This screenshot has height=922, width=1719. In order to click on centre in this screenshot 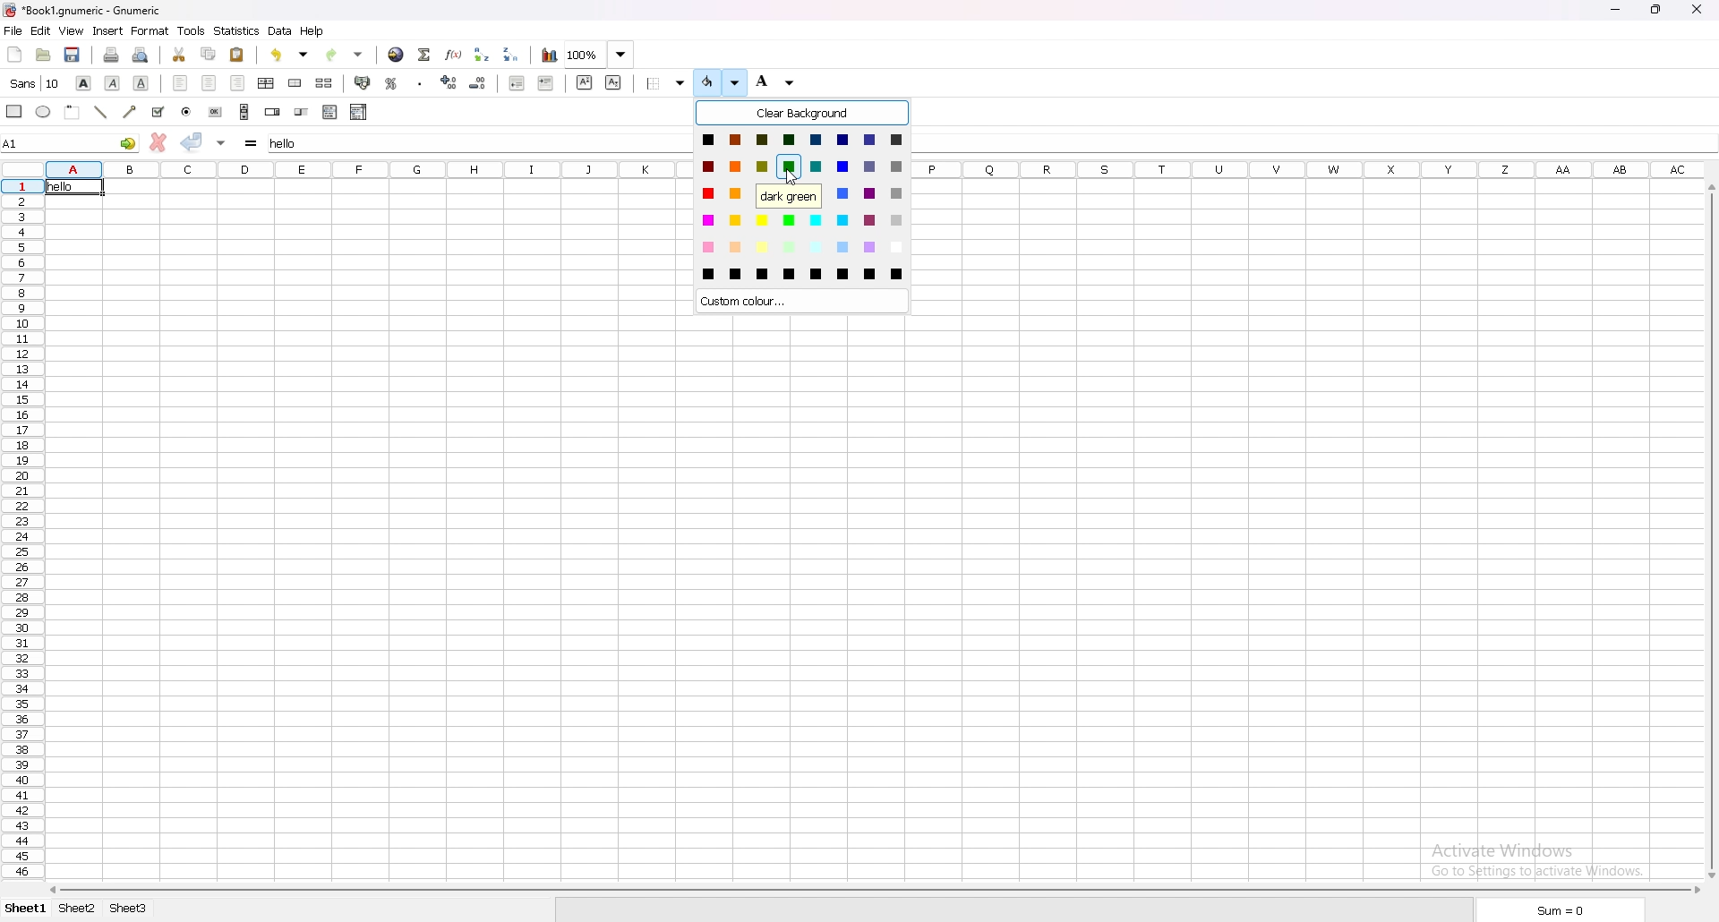, I will do `click(210, 83)`.